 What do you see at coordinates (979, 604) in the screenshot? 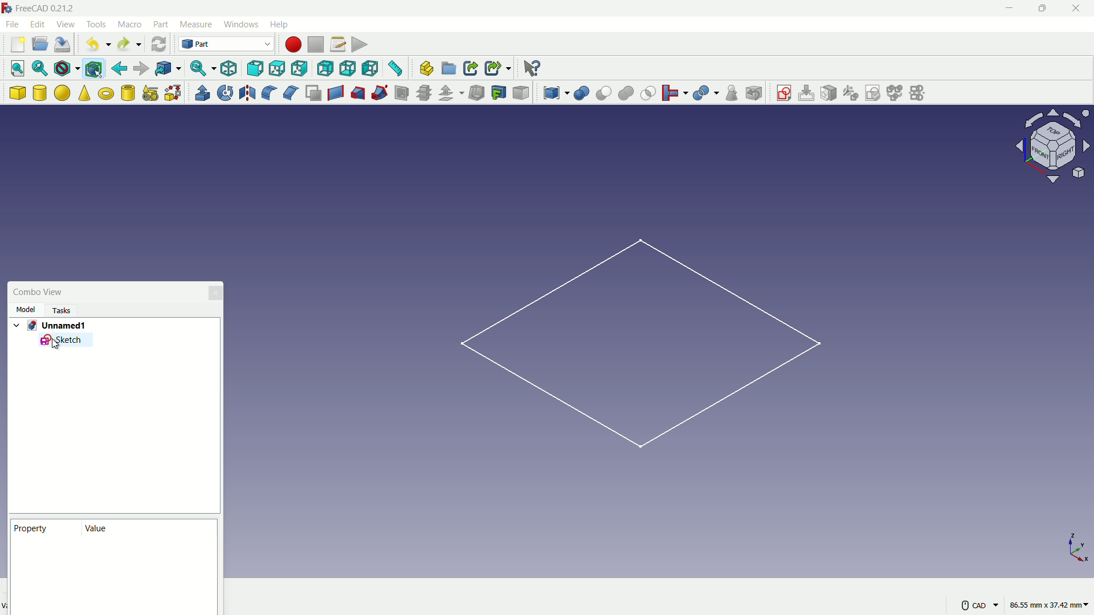
I see `CAD` at bounding box center [979, 604].